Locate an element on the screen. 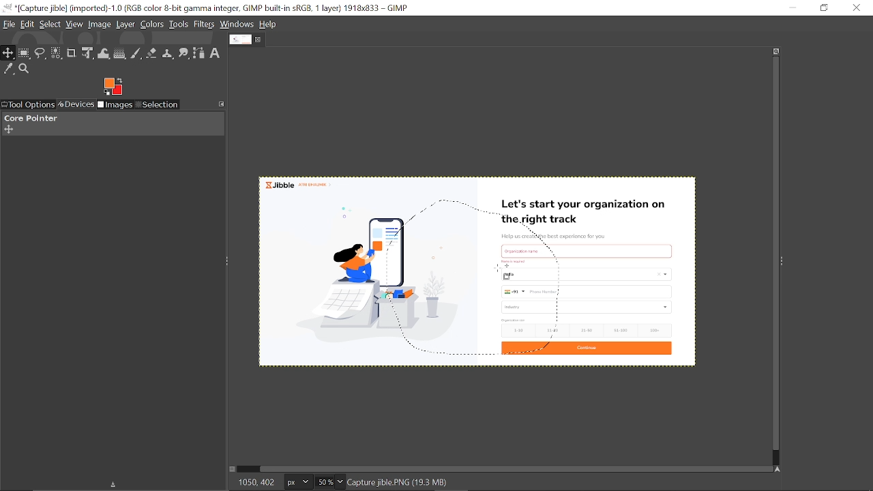 This screenshot has width=873, height=491. Close tab is located at coordinates (259, 40).